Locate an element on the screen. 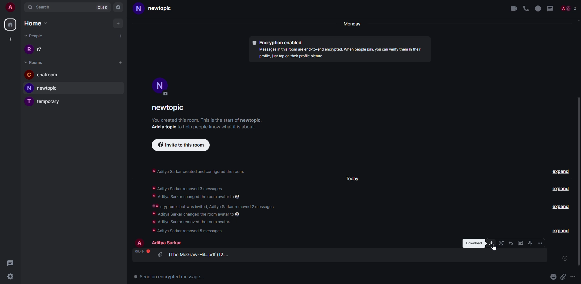  expand is located at coordinates (561, 189).